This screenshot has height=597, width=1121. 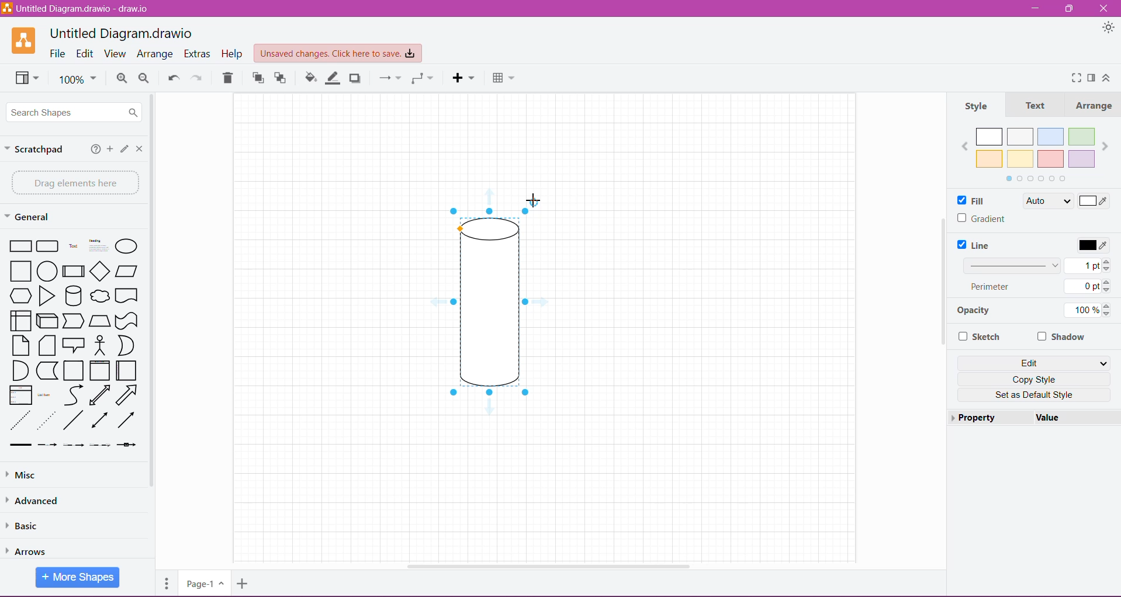 What do you see at coordinates (230, 78) in the screenshot?
I see `Delete` at bounding box center [230, 78].